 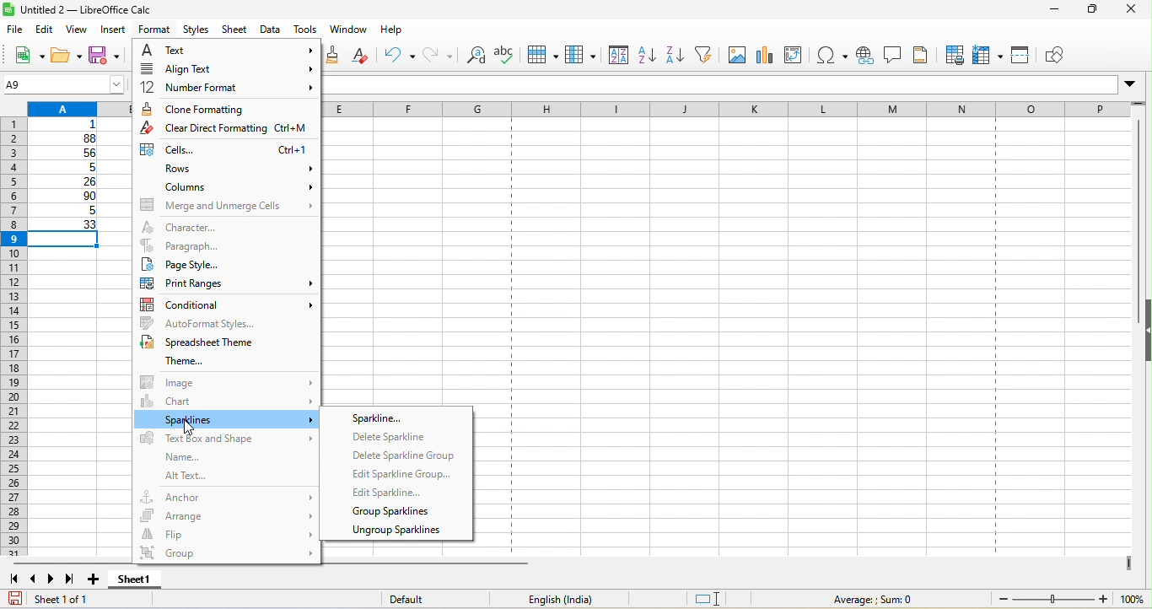 What do you see at coordinates (227, 130) in the screenshot?
I see `clear direct formatting  Ctrl+M` at bounding box center [227, 130].